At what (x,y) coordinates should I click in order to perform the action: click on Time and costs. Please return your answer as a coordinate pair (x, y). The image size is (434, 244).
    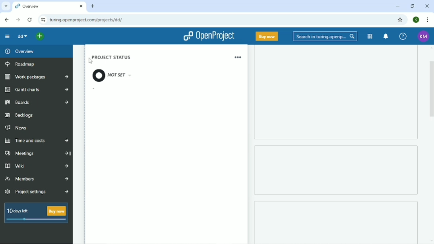
    Looking at the image, I should click on (37, 140).